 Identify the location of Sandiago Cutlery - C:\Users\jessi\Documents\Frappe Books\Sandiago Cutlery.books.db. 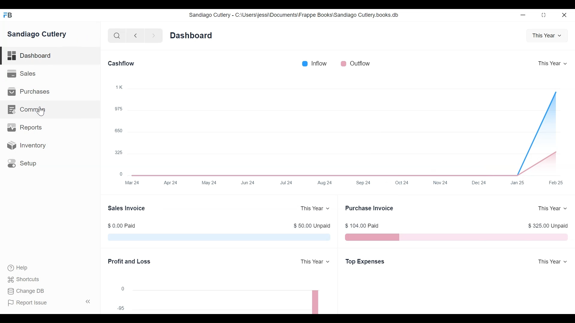
(294, 15).